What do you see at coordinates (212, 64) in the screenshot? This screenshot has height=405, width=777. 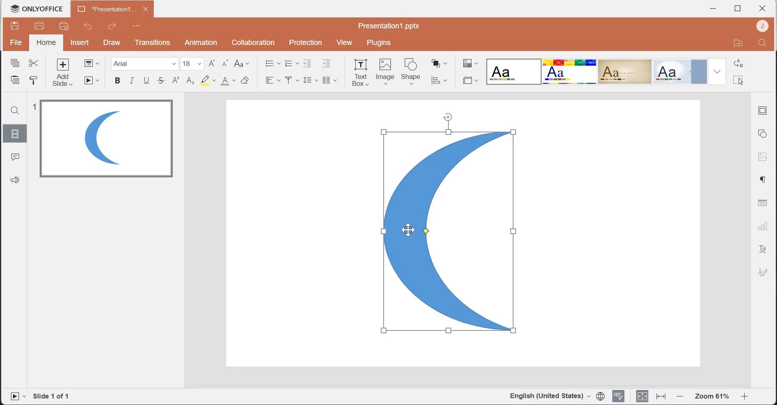 I see `Increment font size` at bounding box center [212, 64].